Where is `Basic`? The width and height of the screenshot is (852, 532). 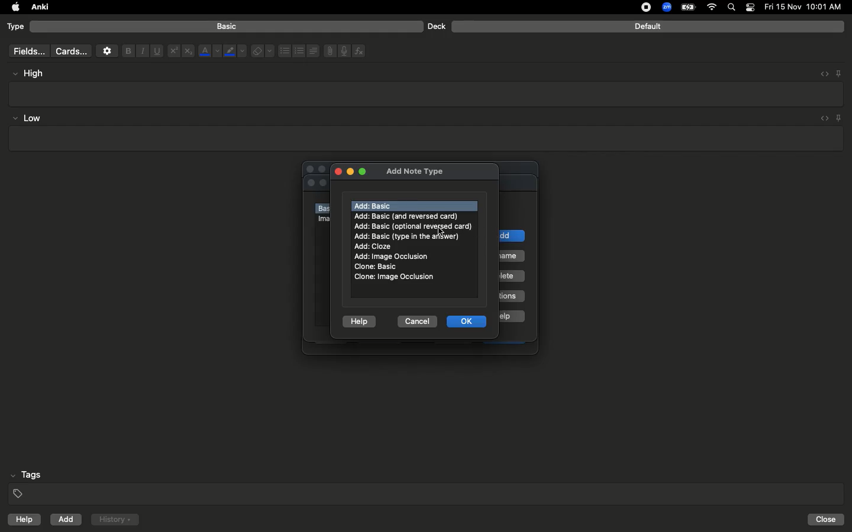
Basic is located at coordinates (227, 27).